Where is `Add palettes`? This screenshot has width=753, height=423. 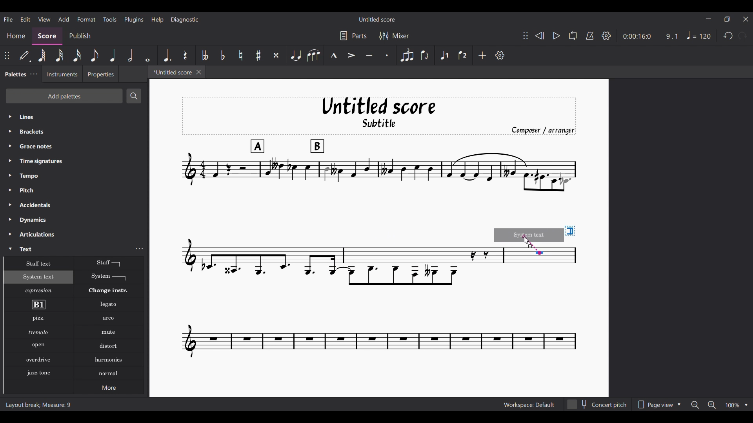 Add palettes is located at coordinates (64, 96).